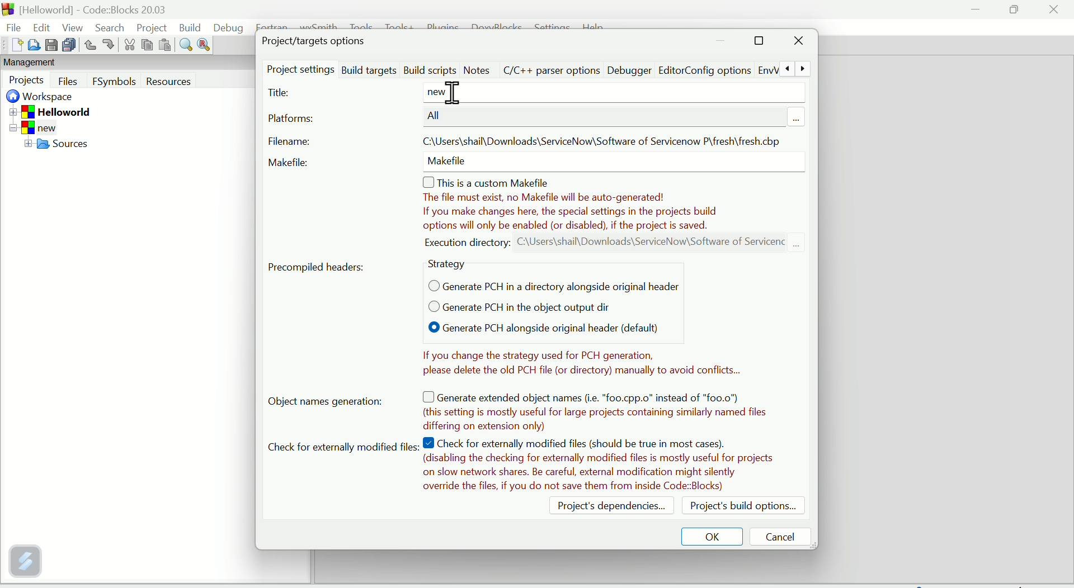 This screenshot has width=1074, height=588. Describe the element at coordinates (477, 70) in the screenshot. I see `Notes` at that location.